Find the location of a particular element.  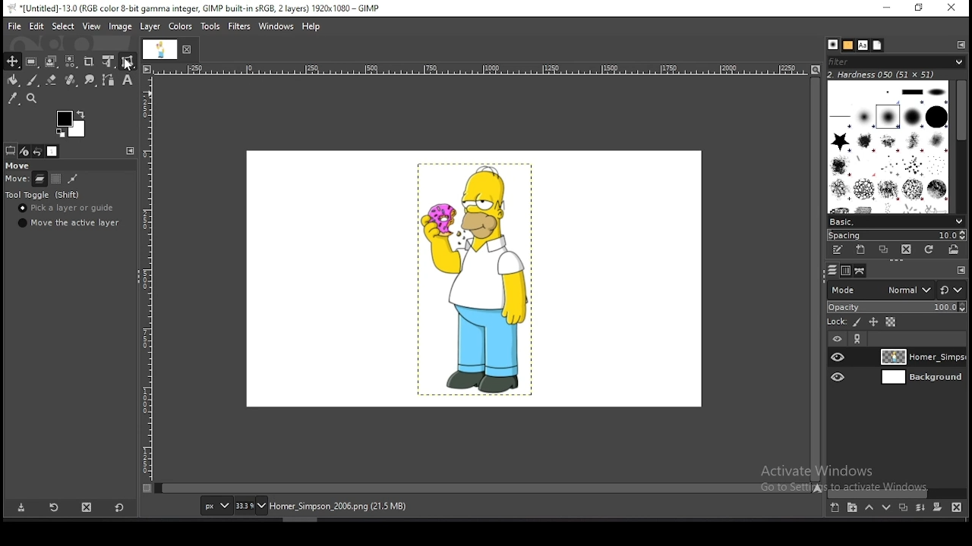

move tool is located at coordinates (13, 61).